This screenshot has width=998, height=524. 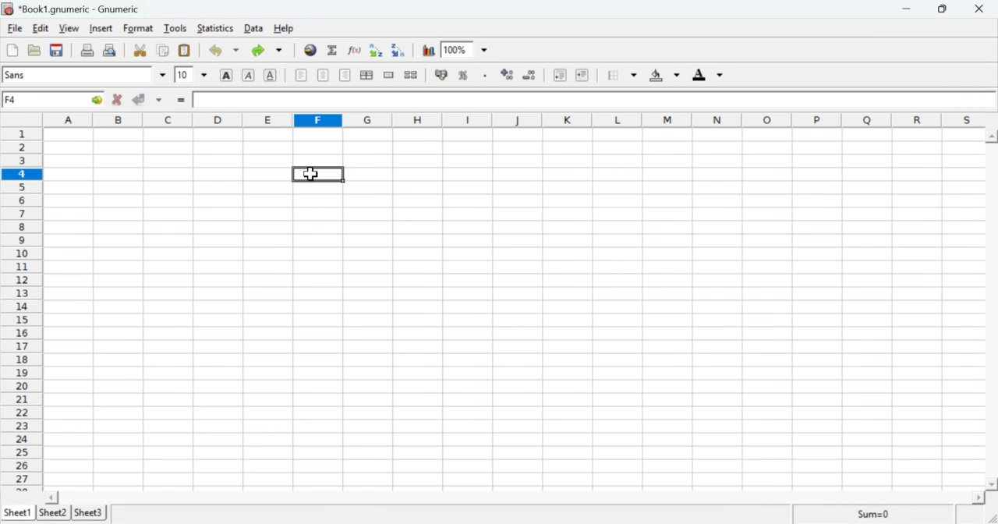 I want to click on Contents of active cell, so click(x=588, y=99).